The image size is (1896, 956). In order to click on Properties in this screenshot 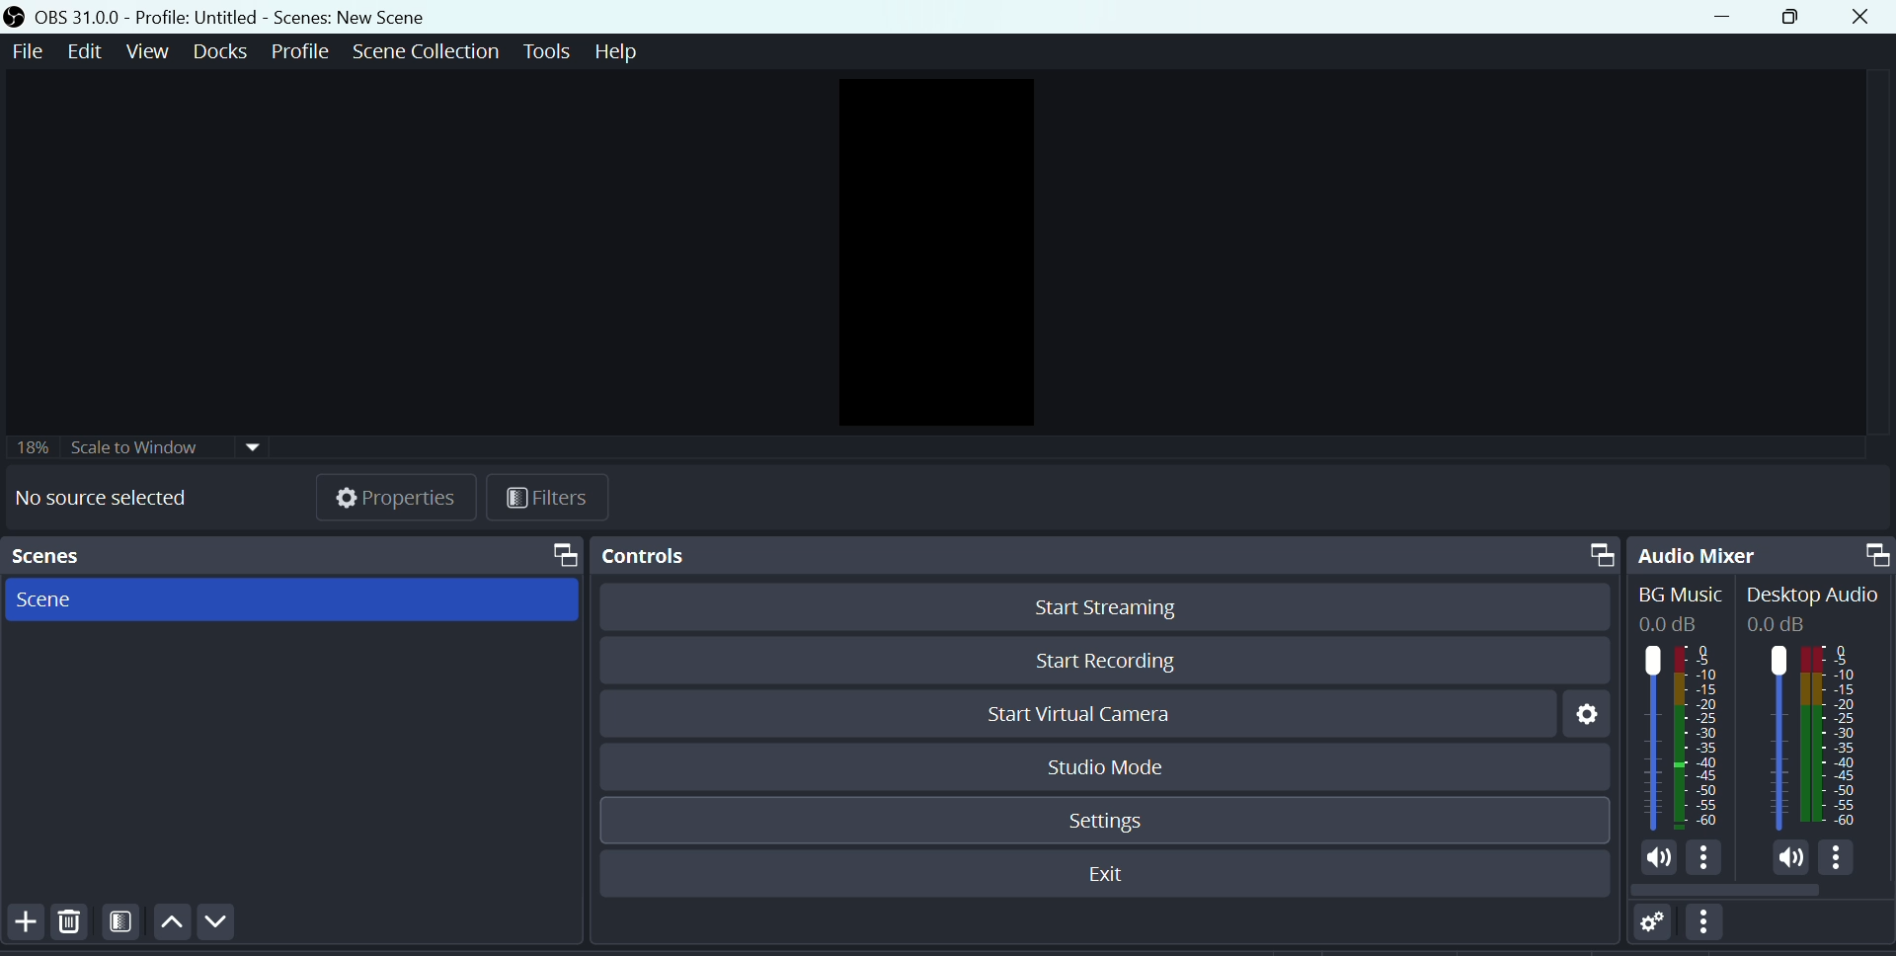, I will do `click(396, 501)`.